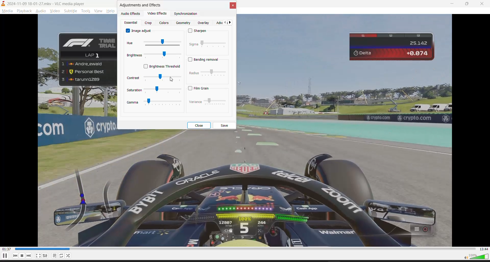 The image size is (490, 262). What do you see at coordinates (225, 126) in the screenshot?
I see `save` at bounding box center [225, 126].